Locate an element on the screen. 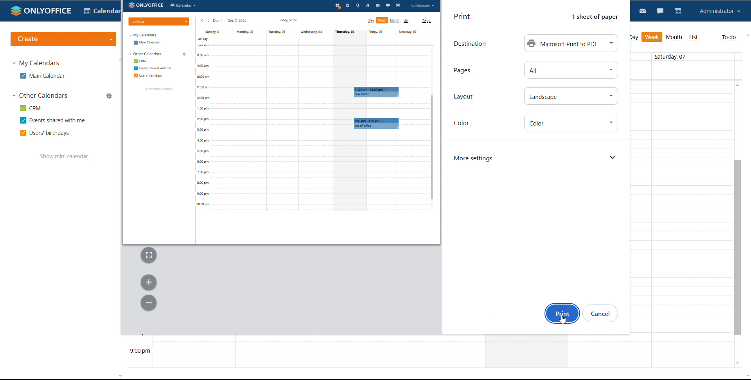  create is located at coordinates (64, 39).